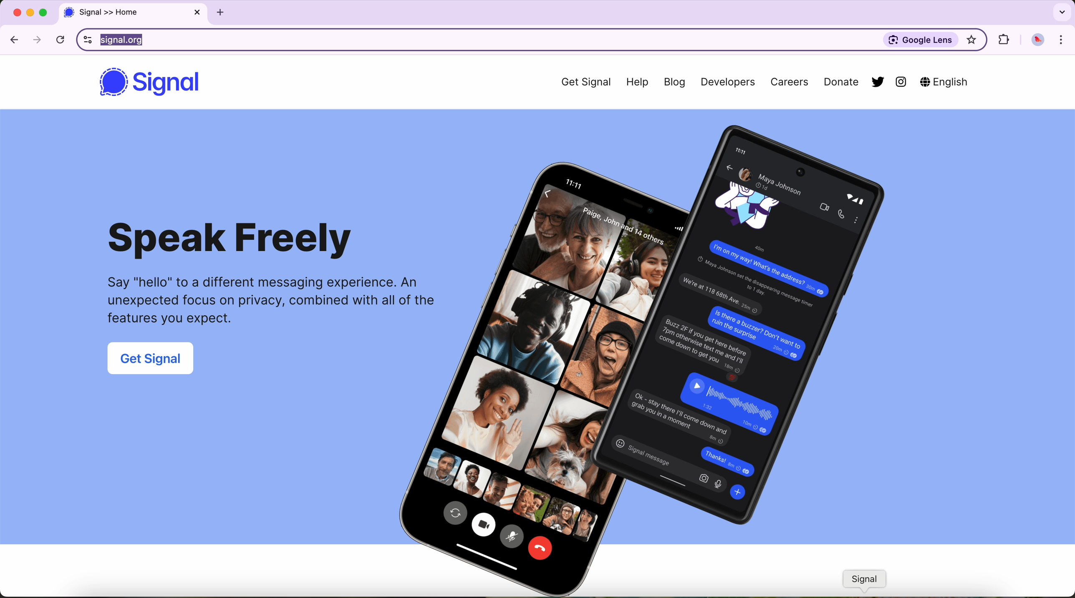  Describe the element at coordinates (134, 13) in the screenshot. I see `tab` at that location.